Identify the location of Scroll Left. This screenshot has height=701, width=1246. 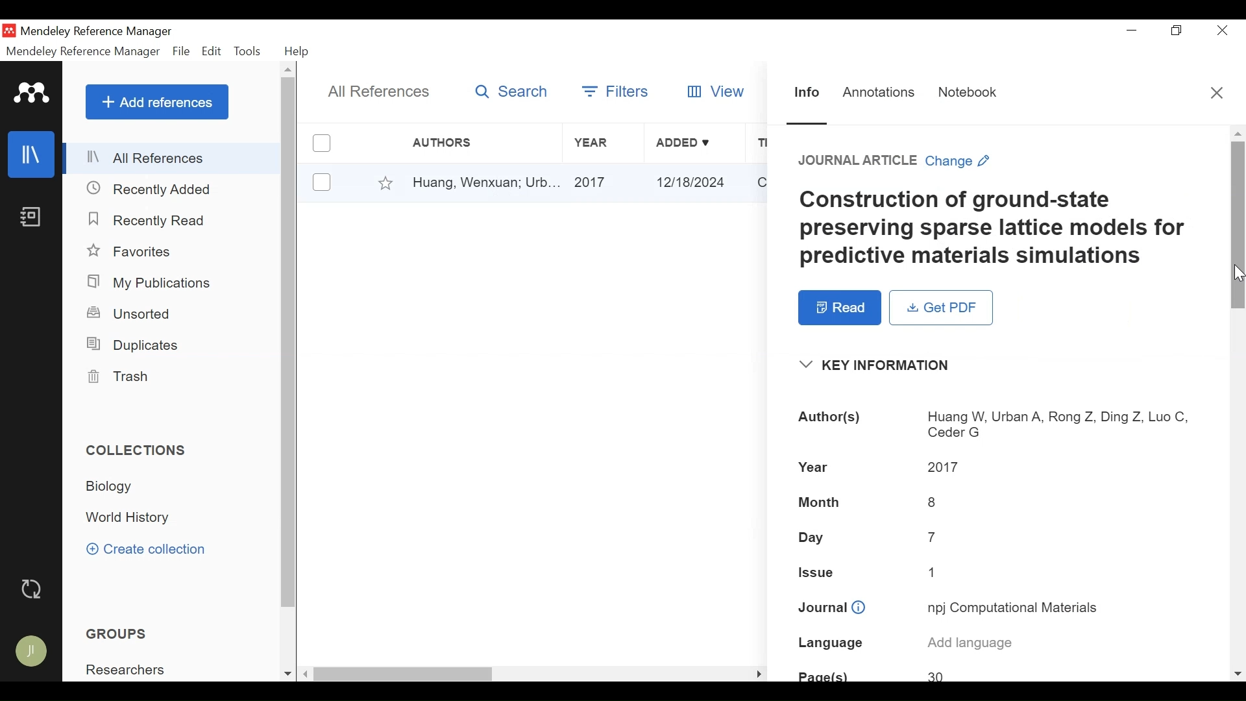
(306, 674).